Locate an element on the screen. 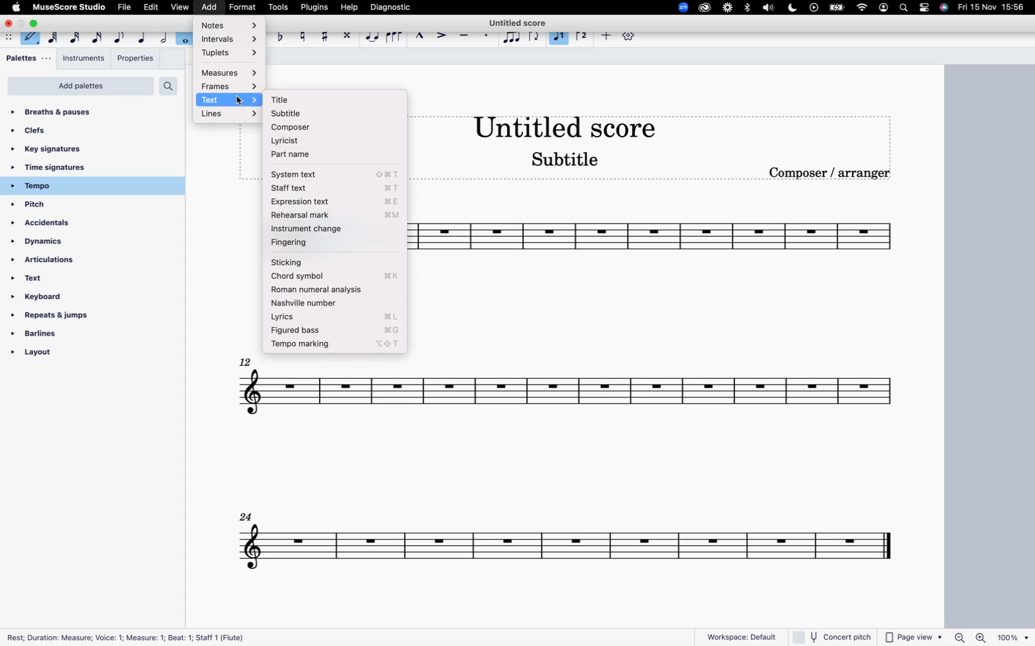 This screenshot has height=646, width=1035. fingering is located at coordinates (335, 243).